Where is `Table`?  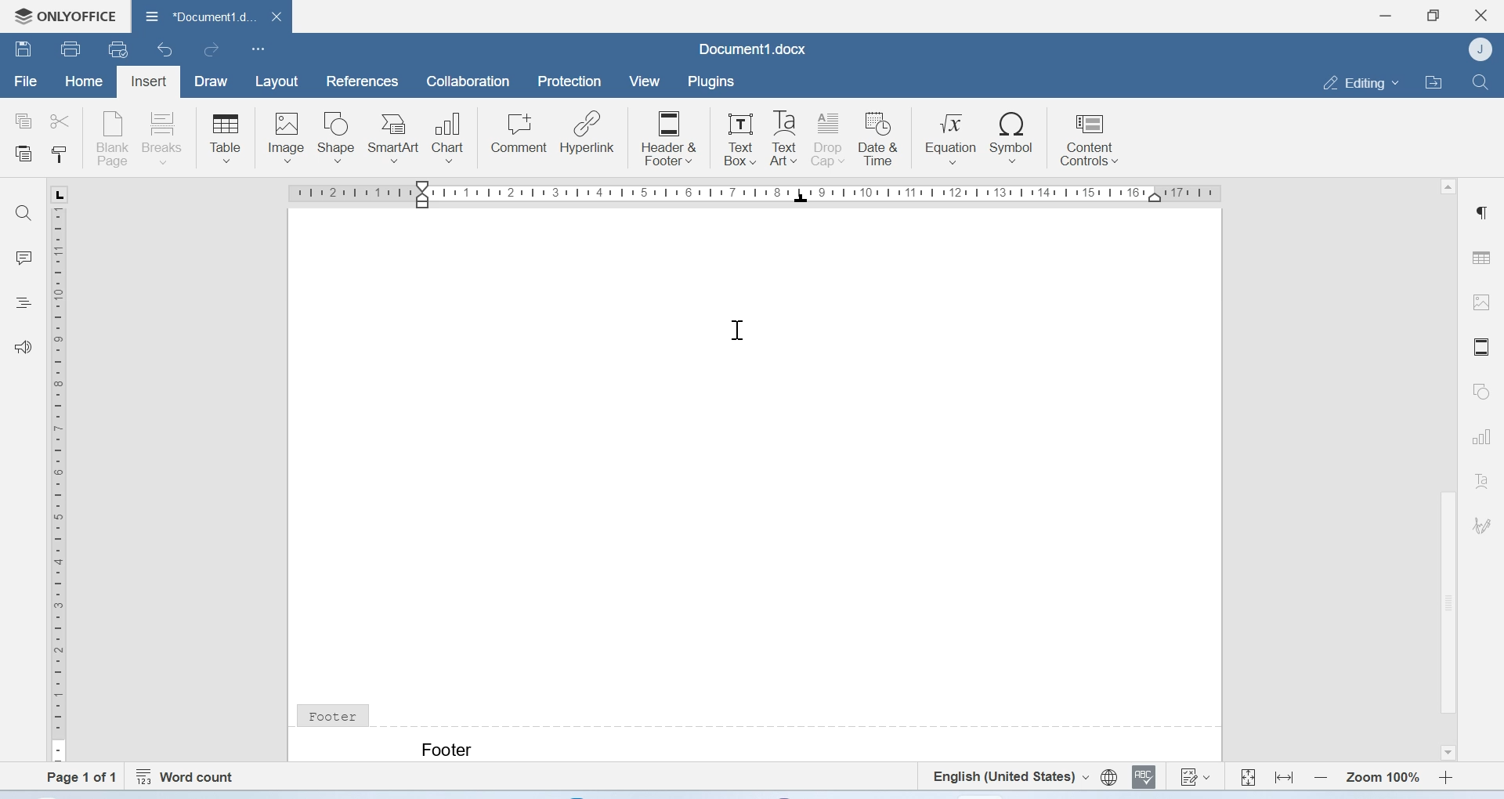
Table is located at coordinates (225, 137).